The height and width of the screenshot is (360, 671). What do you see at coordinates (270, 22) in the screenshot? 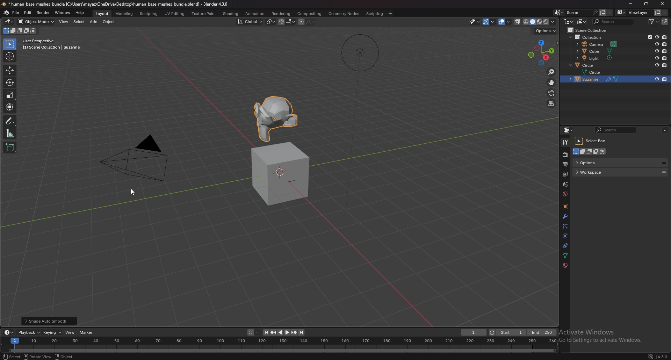
I see `transform pivot point` at bounding box center [270, 22].